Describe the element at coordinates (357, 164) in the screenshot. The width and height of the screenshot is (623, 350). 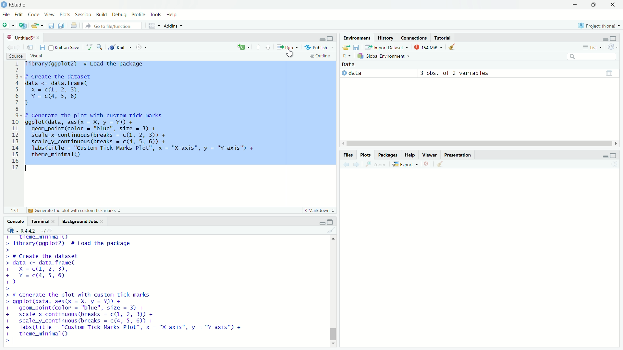
I see `next plot` at that location.